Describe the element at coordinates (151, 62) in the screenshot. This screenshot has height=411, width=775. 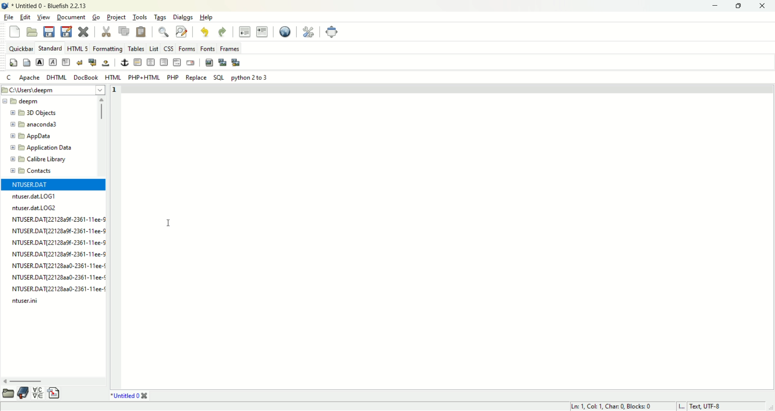
I see `center` at that location.